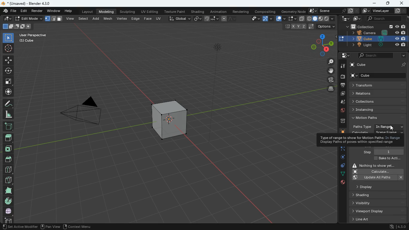 The width and height of the screenshot is (409, 230). What do you see at coordinates (378, 85) in the screenshot?
I see `transform` at bounding box center [378, 85].